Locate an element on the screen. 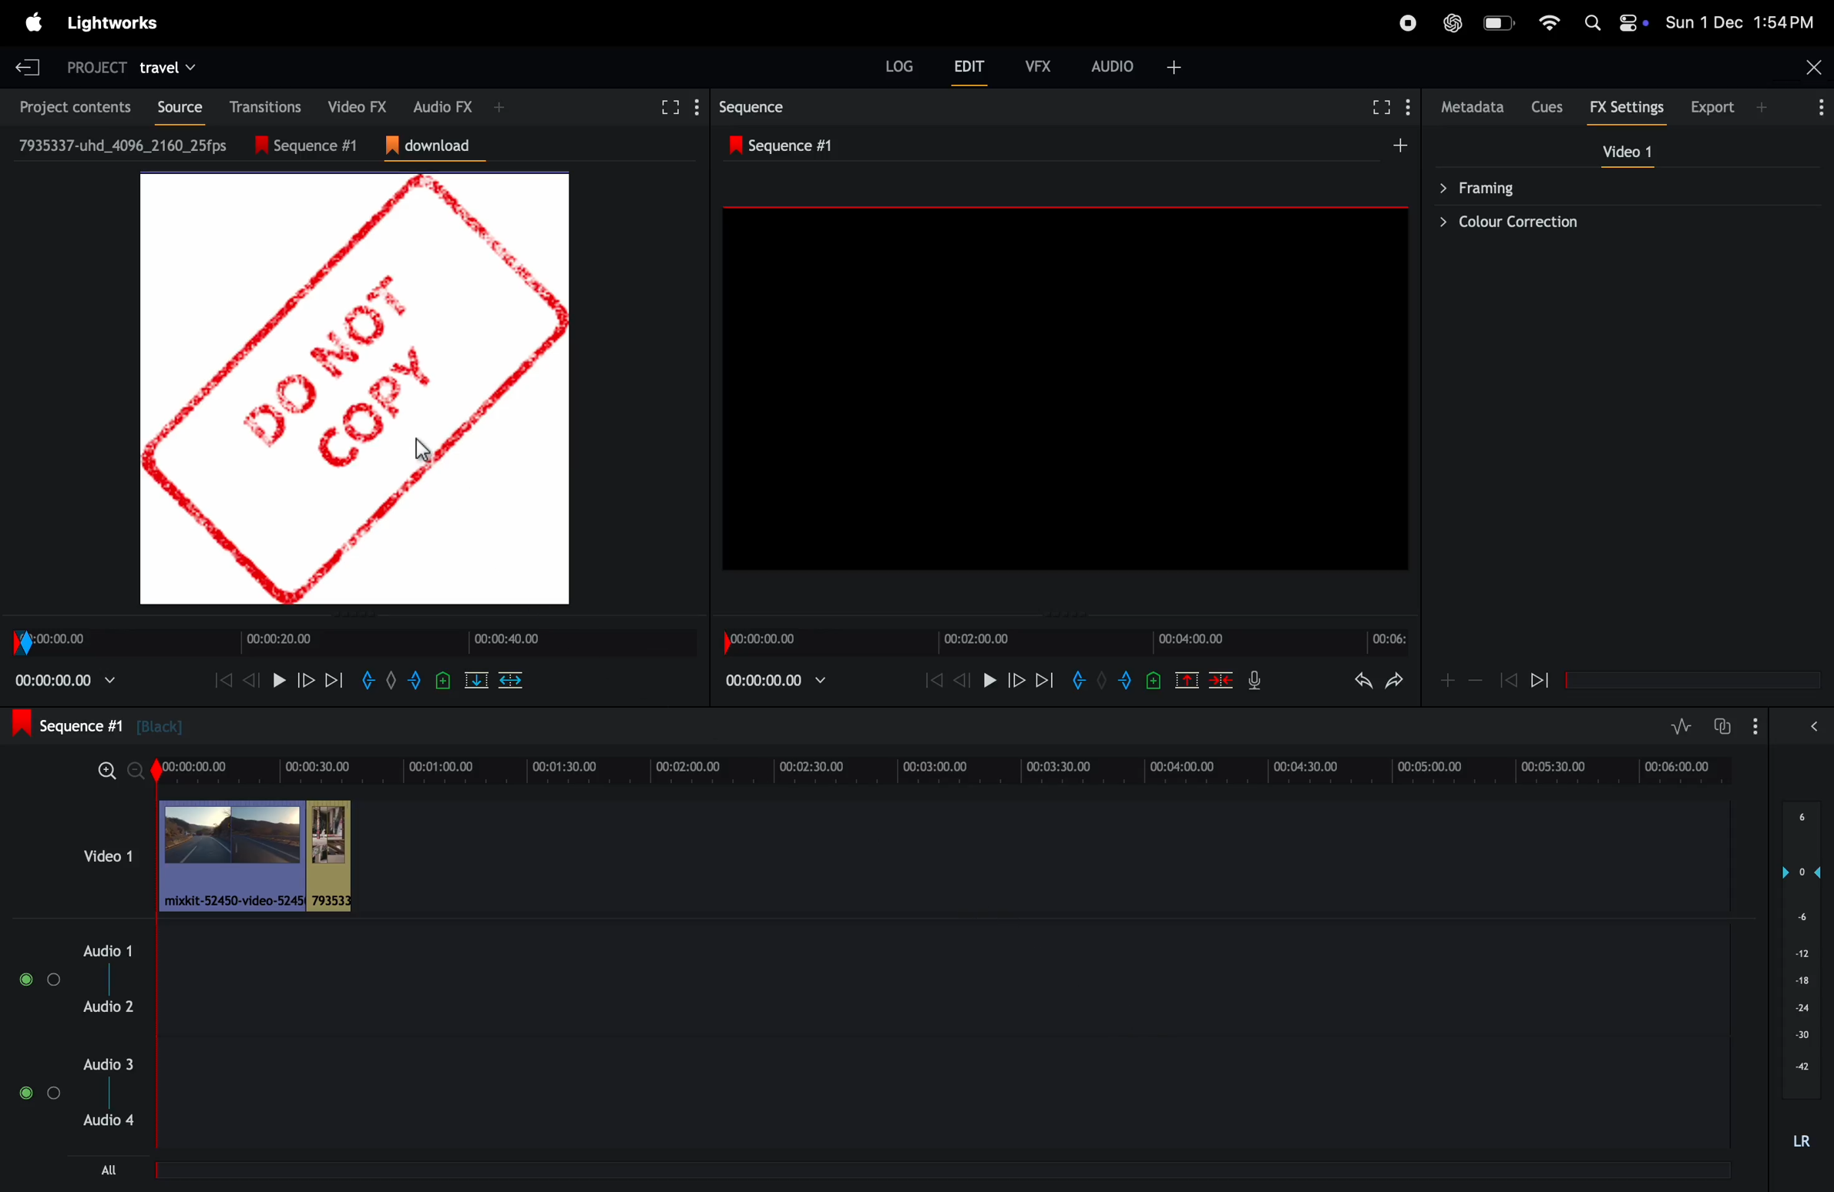 The image size is (1834, 1192). next frame is located at coordinates (1046, 679).